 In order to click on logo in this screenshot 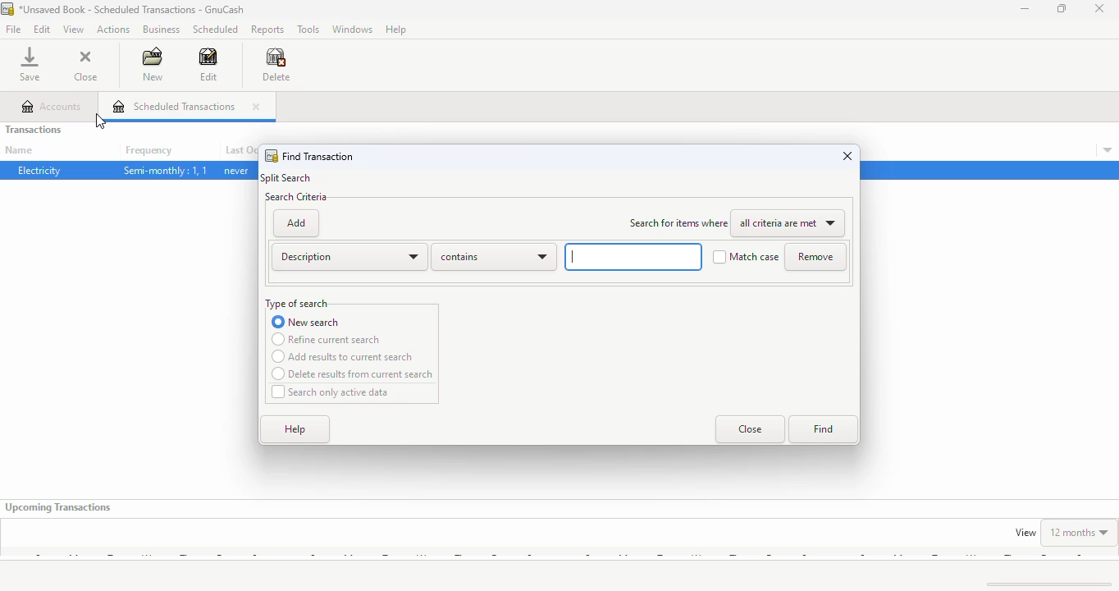, I will do `click(271, 156)`.